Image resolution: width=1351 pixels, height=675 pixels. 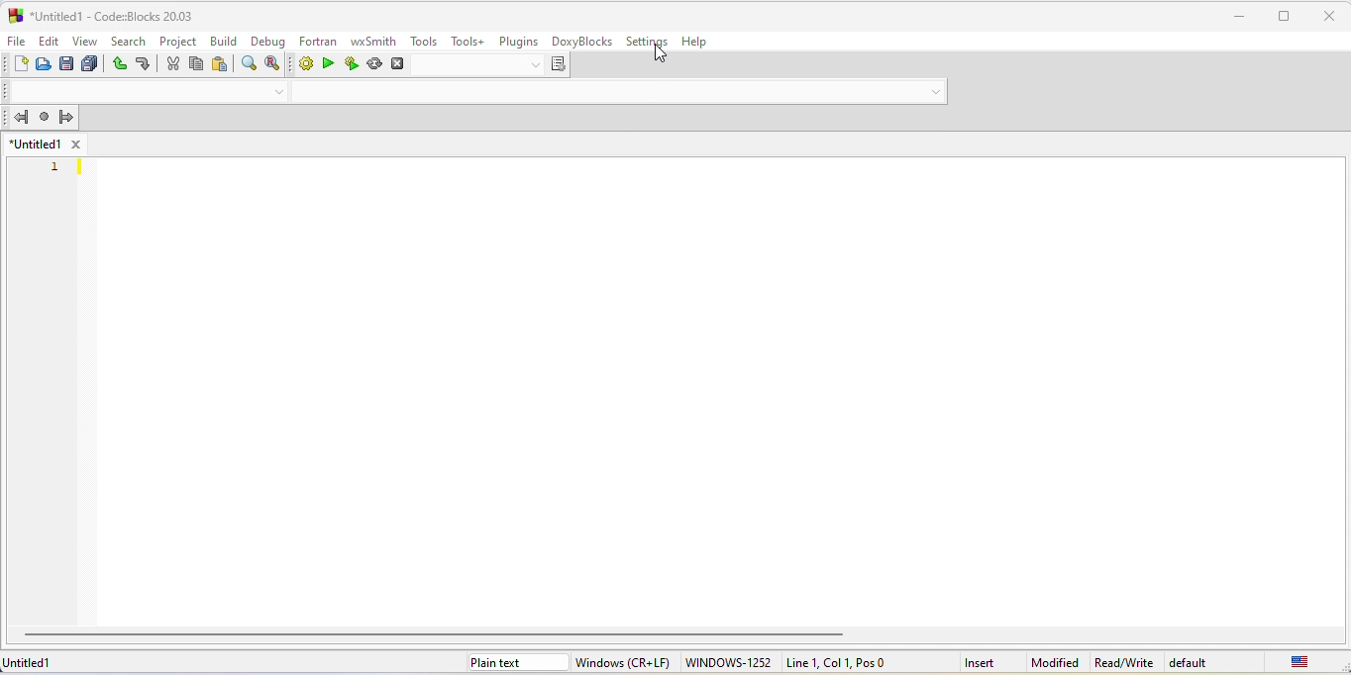 I want to click on save everything, so click(x=90, y=64).